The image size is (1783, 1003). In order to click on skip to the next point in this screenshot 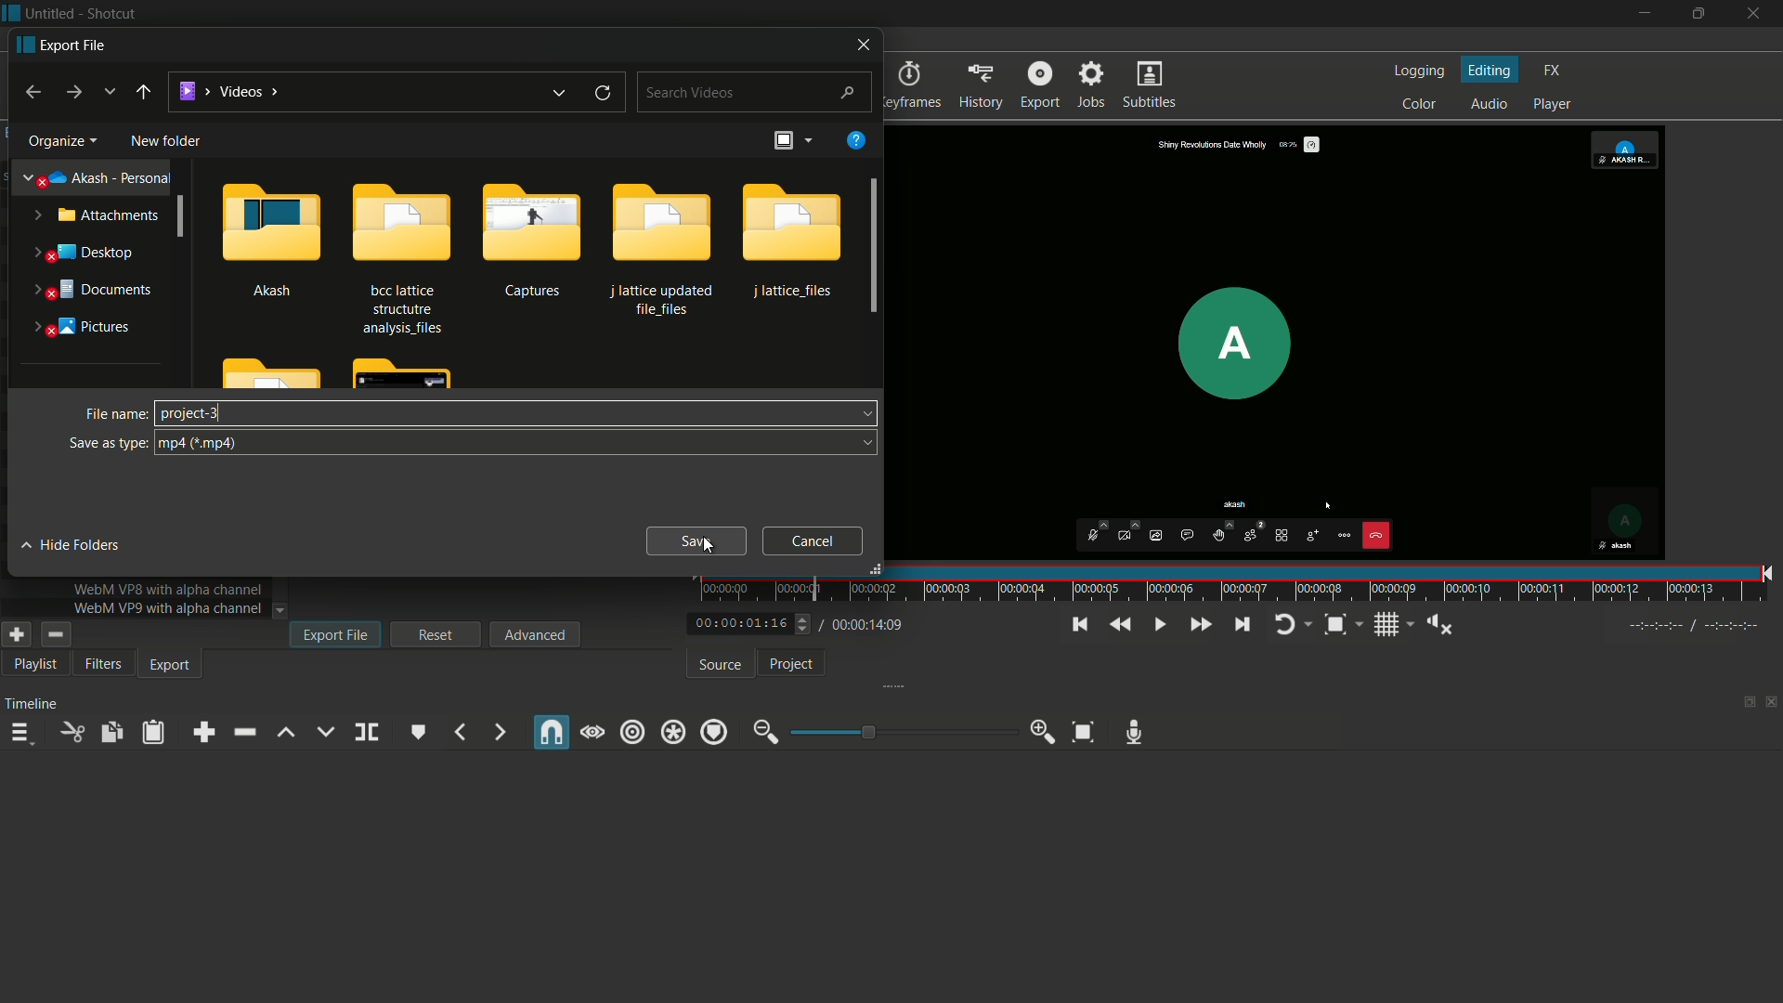, I will do `click(1244, 625)`.